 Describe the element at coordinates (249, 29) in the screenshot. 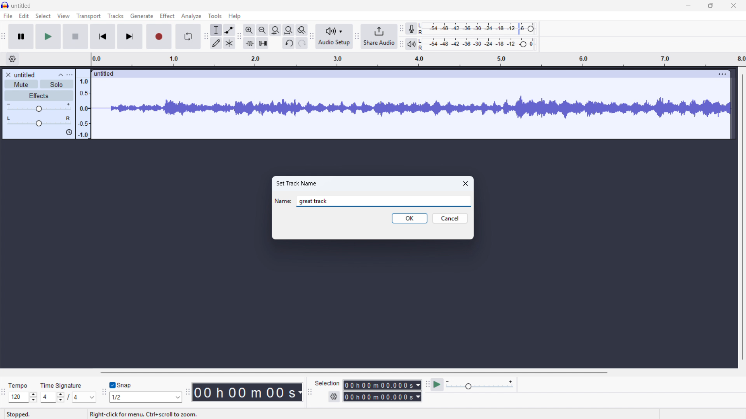

I see `Zoom in ` at that location.